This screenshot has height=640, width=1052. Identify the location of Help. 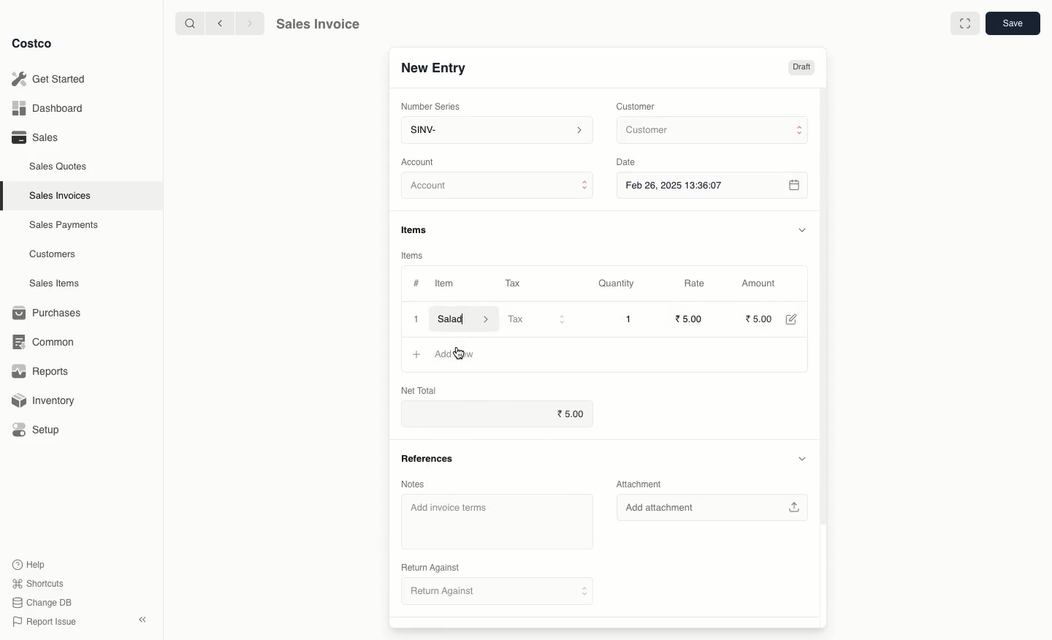
(30, 563).